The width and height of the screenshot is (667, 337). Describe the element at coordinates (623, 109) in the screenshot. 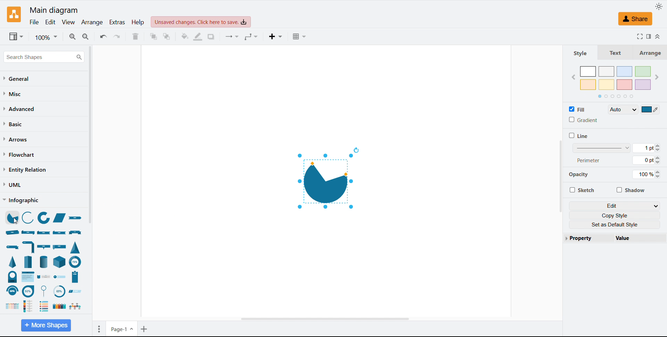

I see `Fill options ` at that location.